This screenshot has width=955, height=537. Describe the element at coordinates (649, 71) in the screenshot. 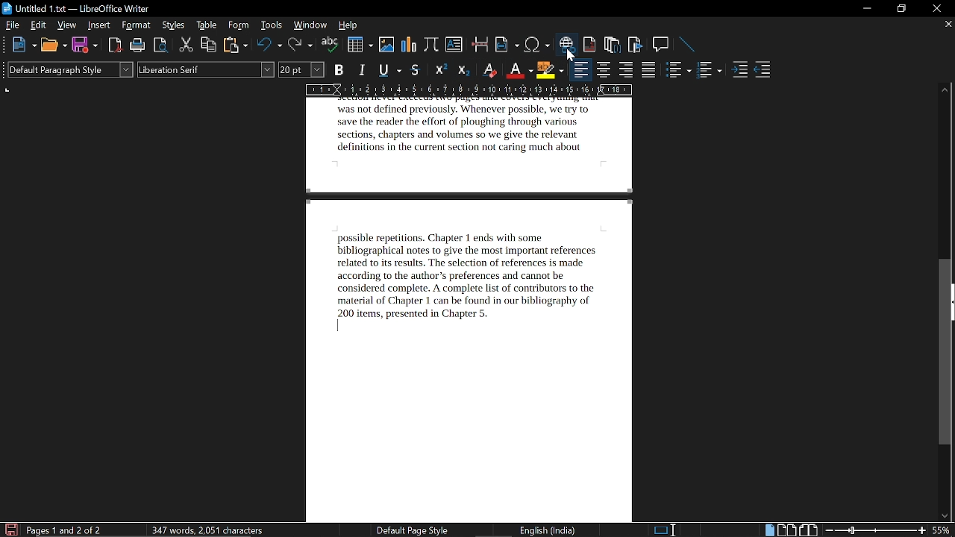

I see `justified` at that location.